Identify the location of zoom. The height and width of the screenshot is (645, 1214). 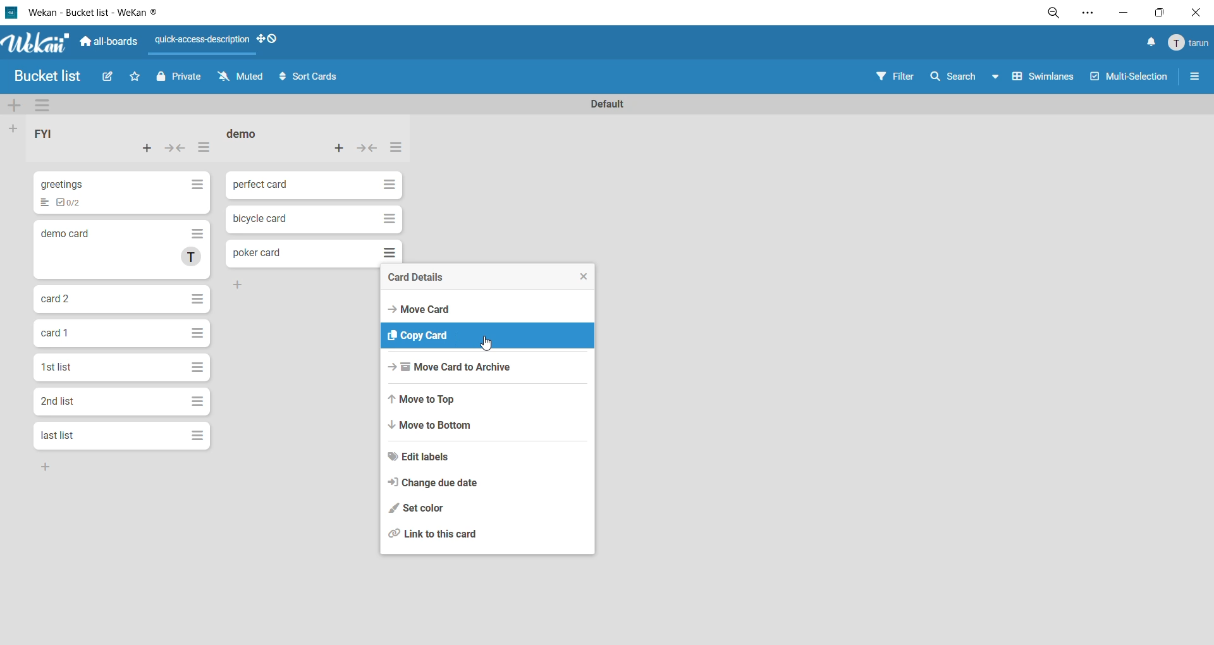
(1057, 15).